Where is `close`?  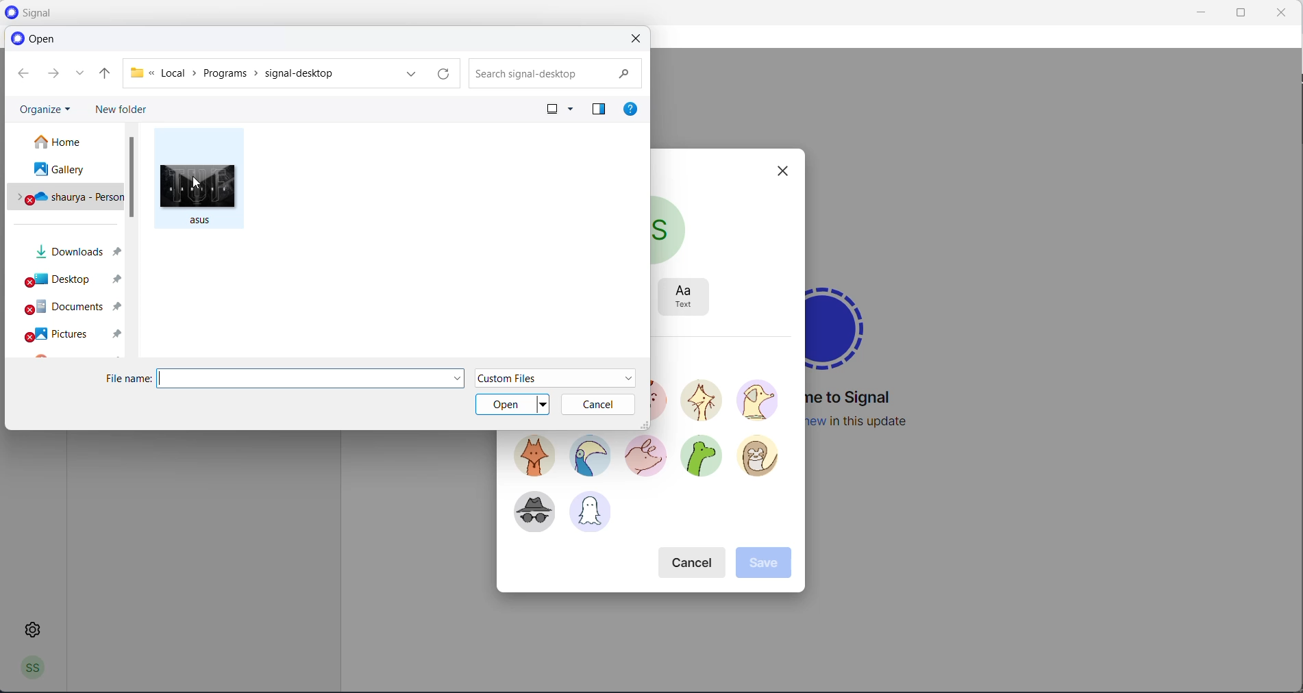 close is located at coordinates (638, 38).